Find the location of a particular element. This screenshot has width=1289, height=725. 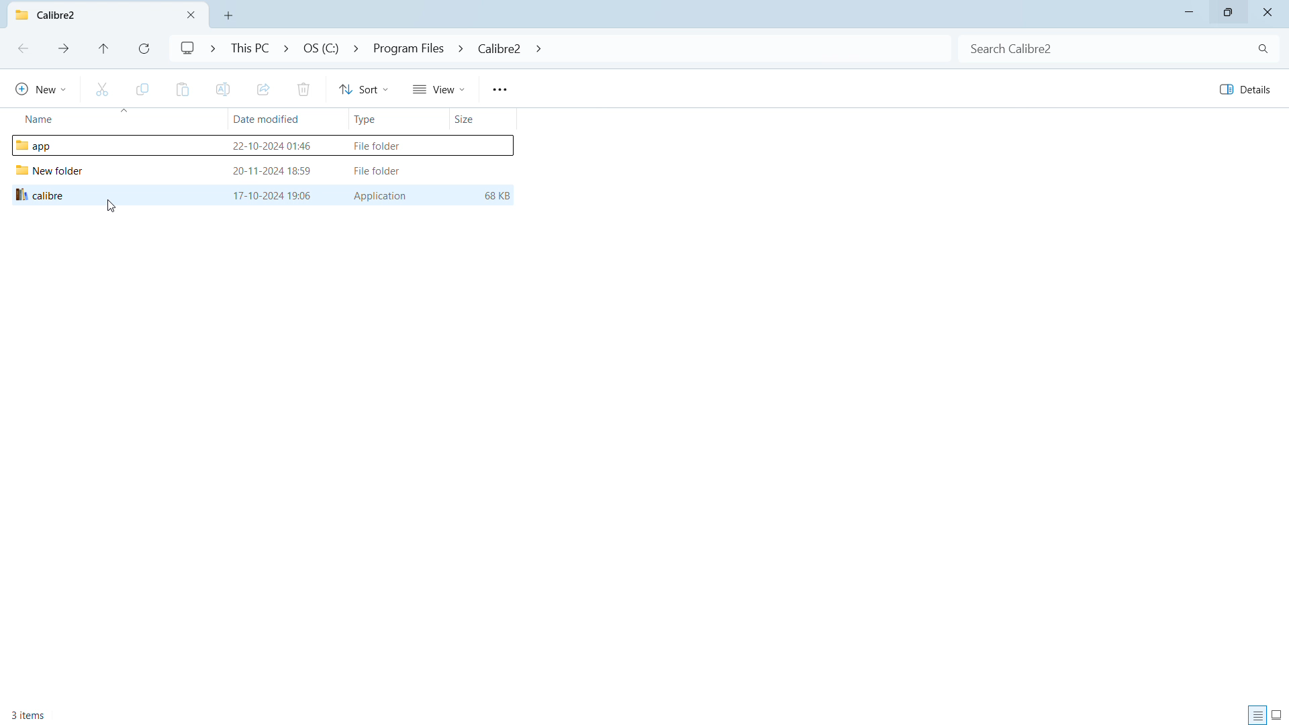

next folder is located at coordinates (64, 49).